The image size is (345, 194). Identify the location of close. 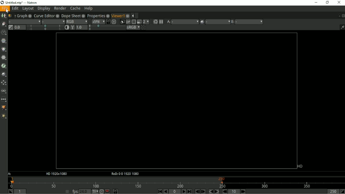
(128, 15).